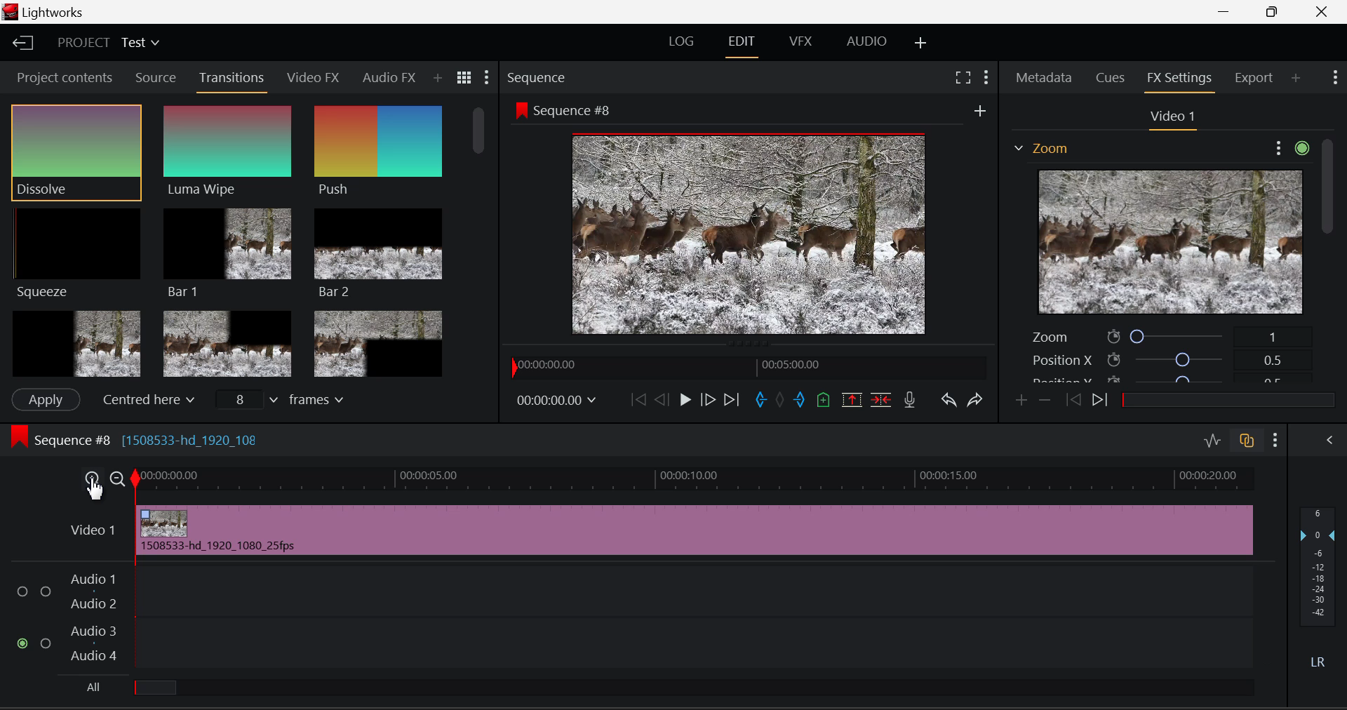  What do you see at coordinates (1332, 78) in the screenshot?
I see `Show Settings` at bounding box center [1332, 78].